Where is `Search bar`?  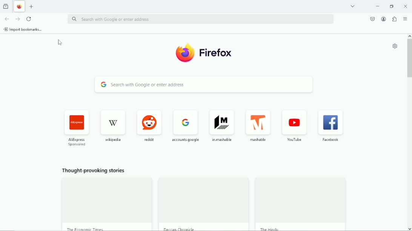 Search bar is located at coordinates (200, 19).